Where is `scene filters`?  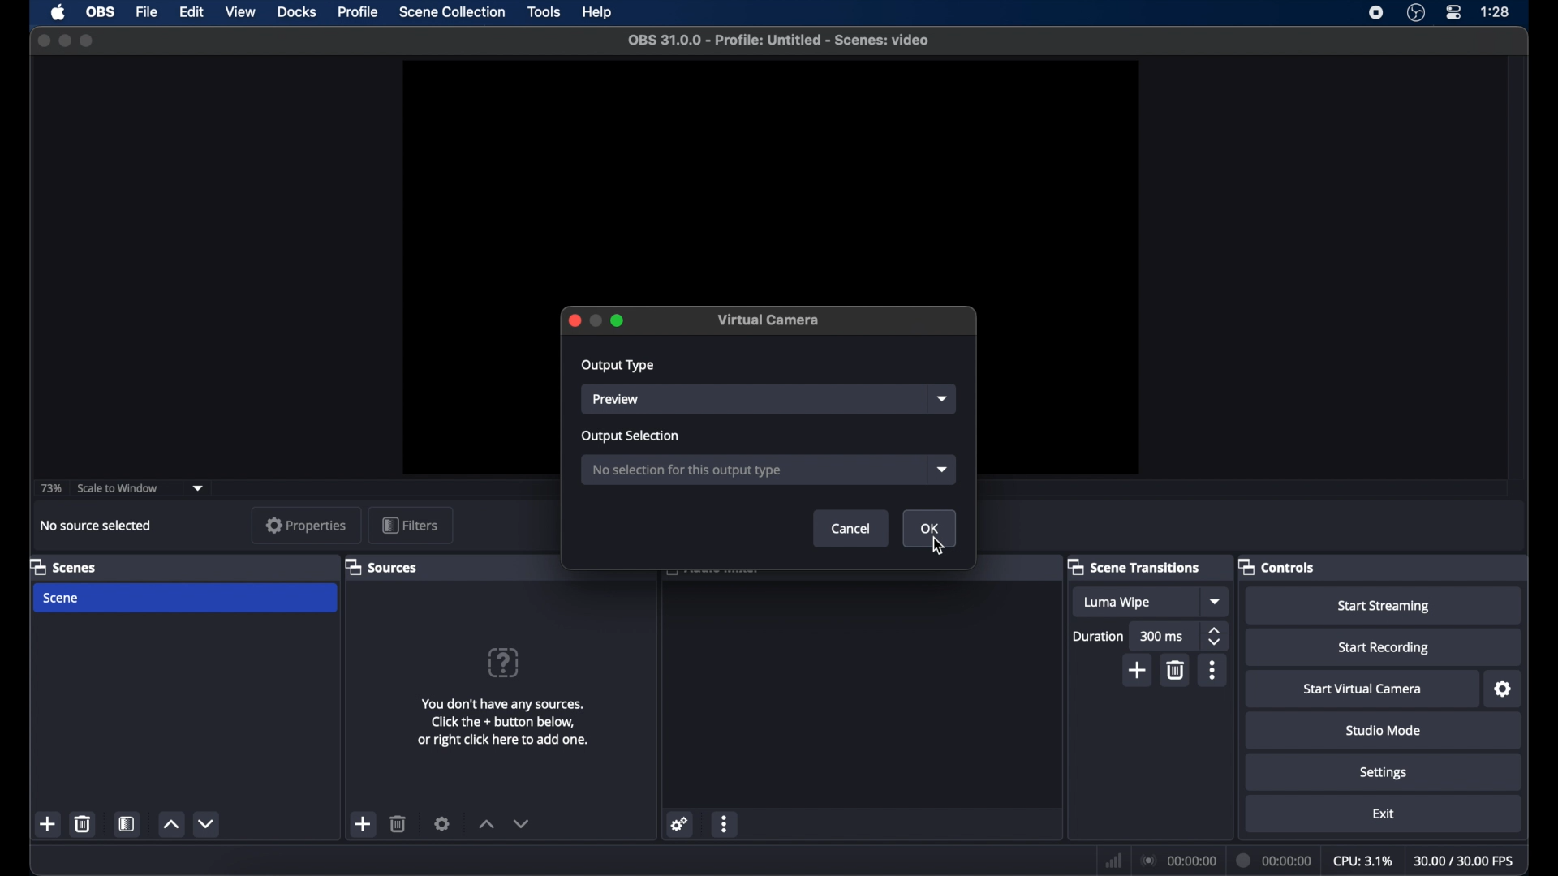
scene filters is located at coordinates (128, 824).